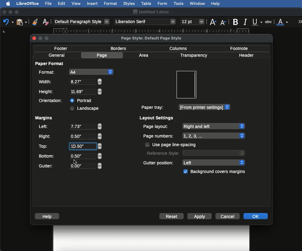 Image resolution: width=302 pixels, height=251 pixels. Describe the element at coordinates (246, 55) in the screenshot. I see `Header` at that location.